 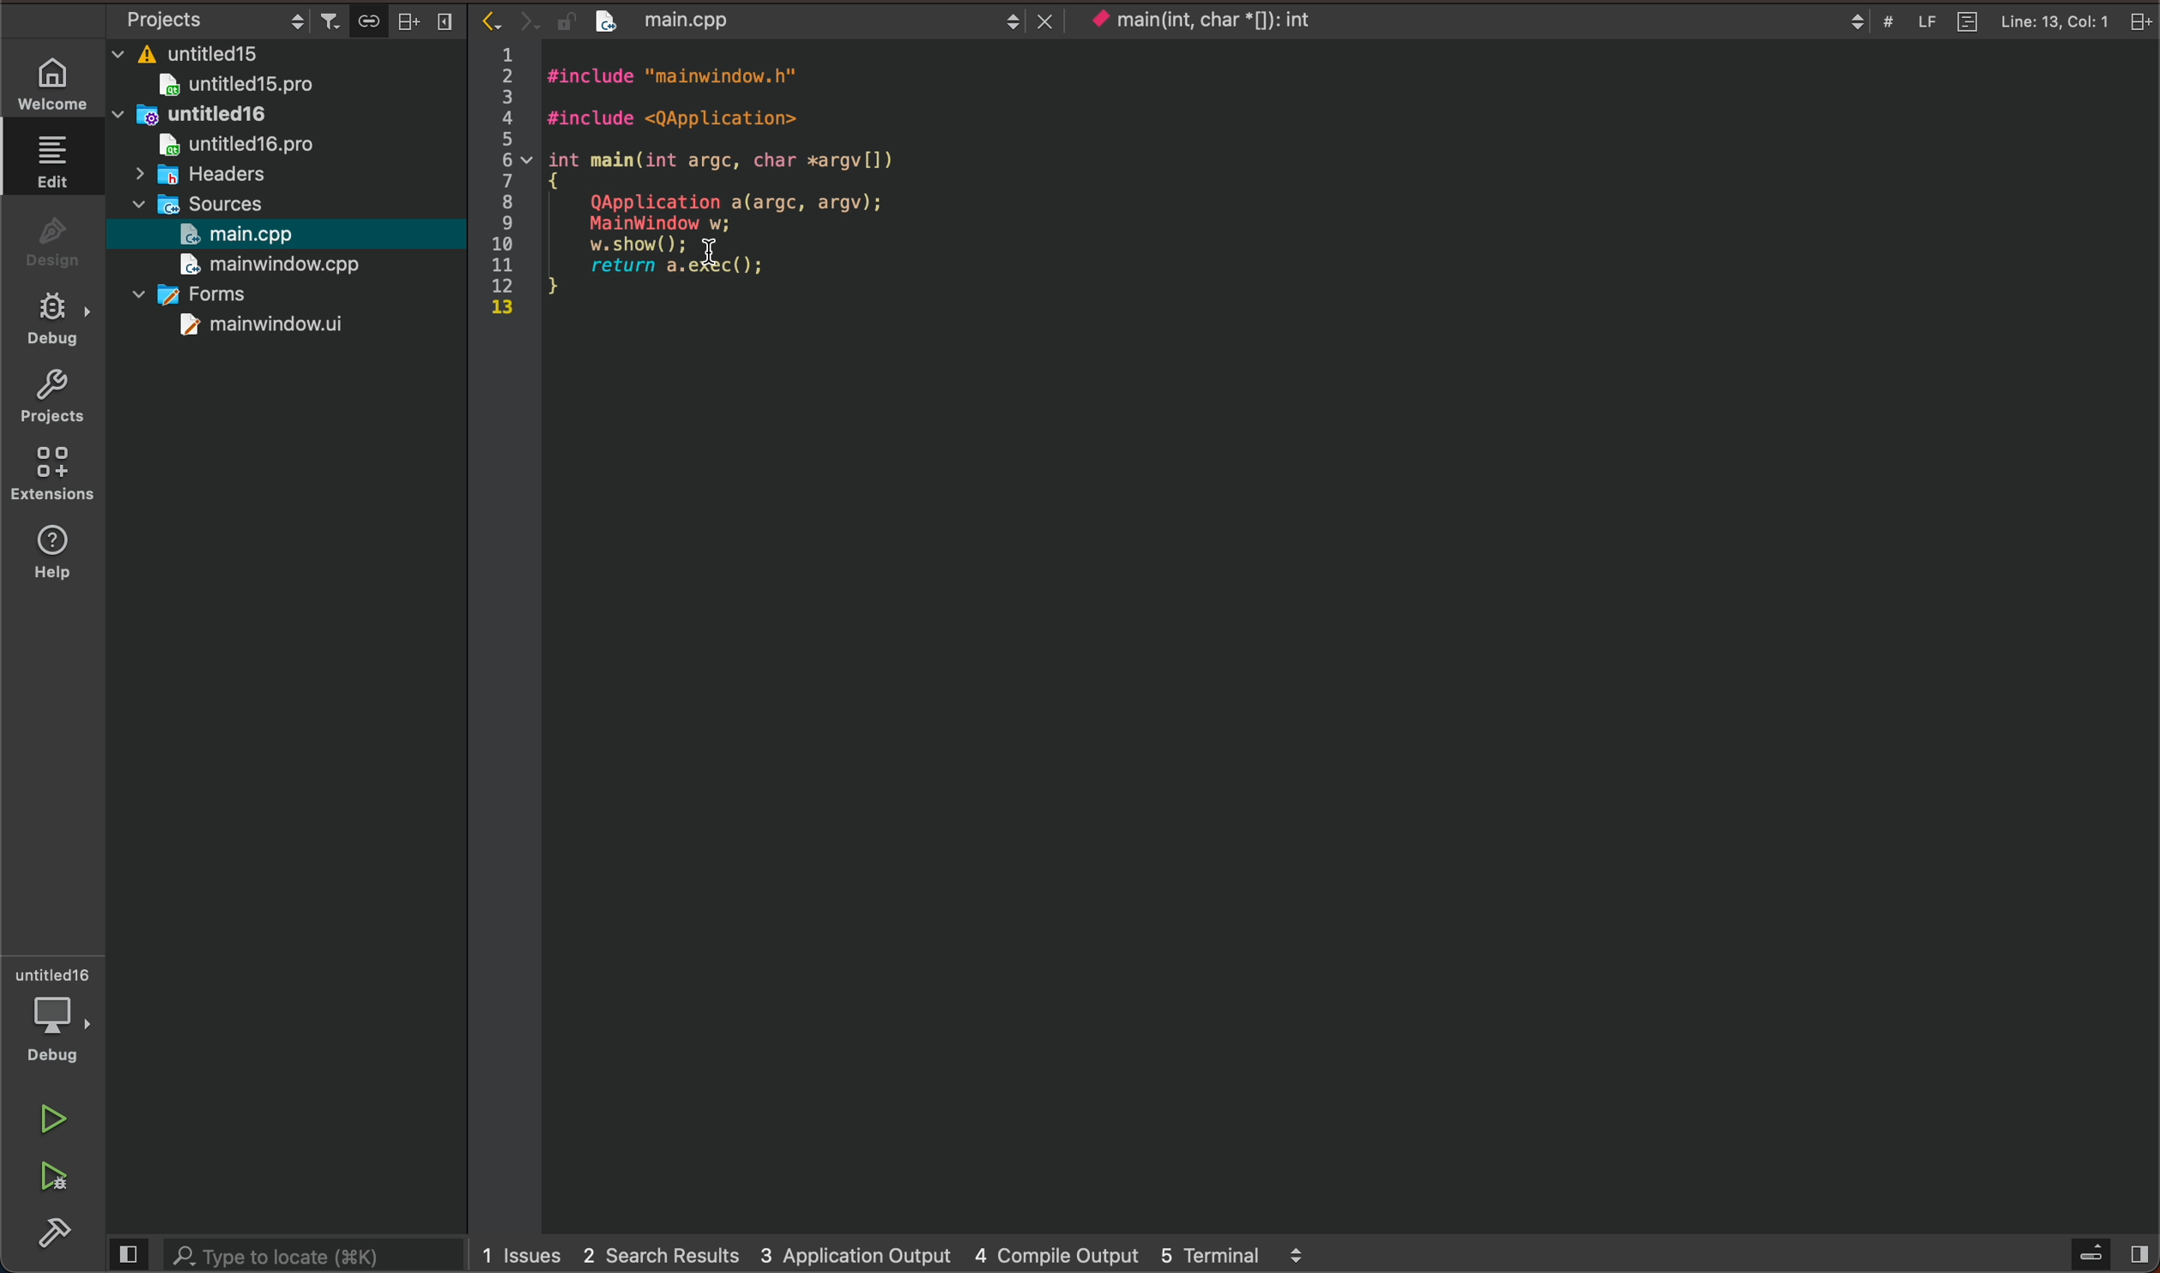 I want to click on build, so click(x=44, y=1232).